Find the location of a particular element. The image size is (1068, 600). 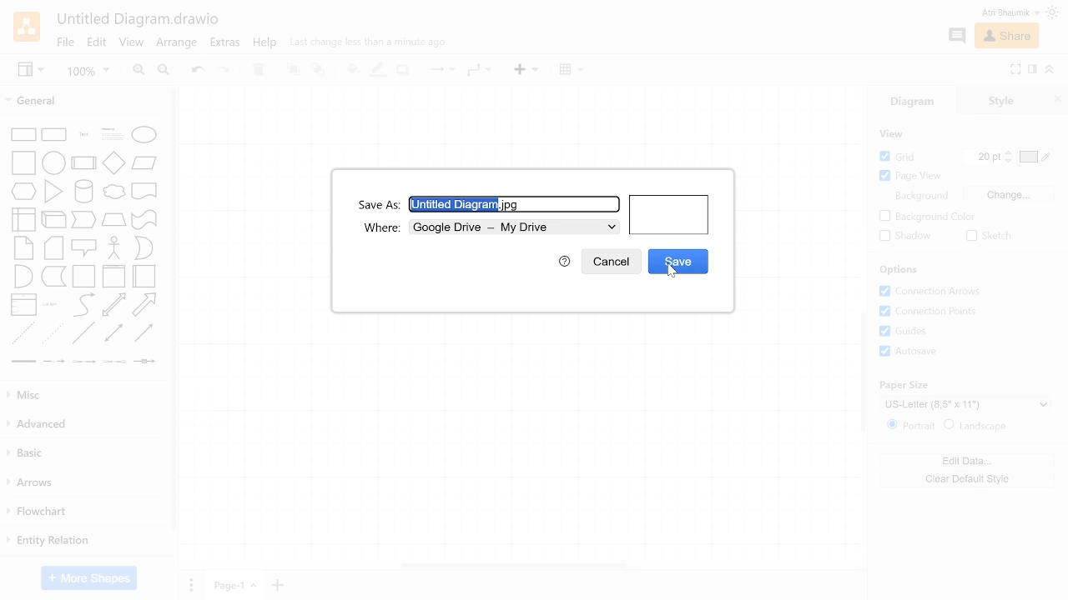

to back is located at coordinates (318, 72).